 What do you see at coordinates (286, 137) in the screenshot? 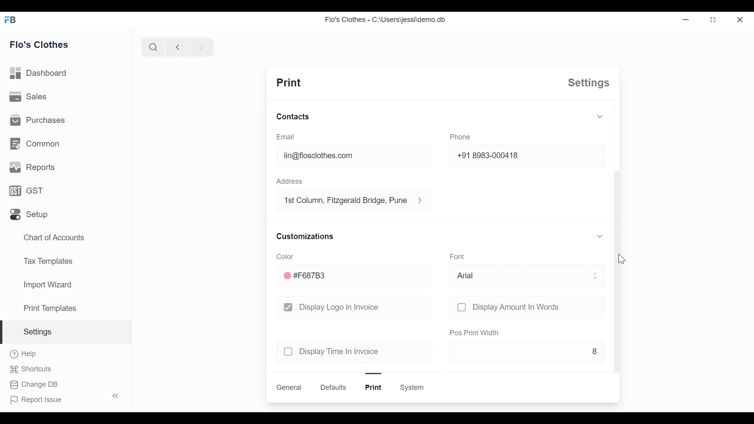
I see `email` at bounding box center [286, 137].